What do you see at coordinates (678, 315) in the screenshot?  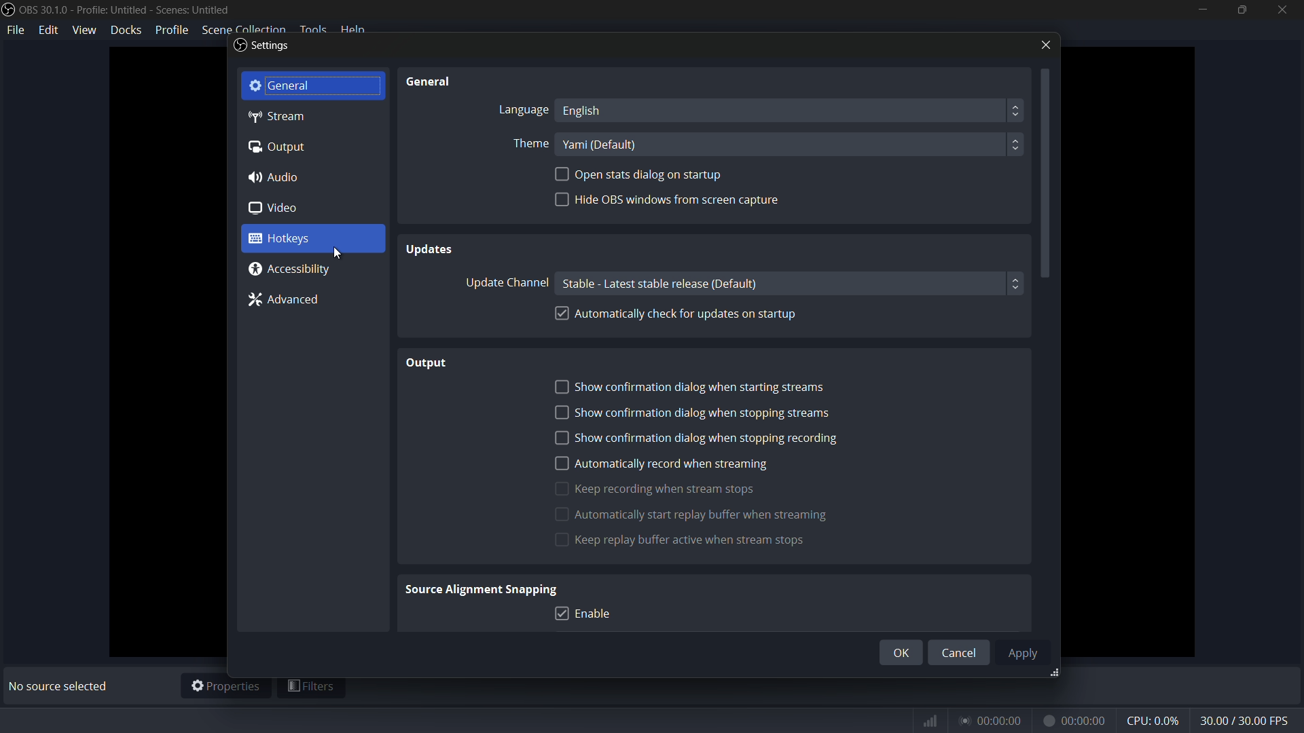 I see `automatically check for updates on startup` at bounding box center [678, 315].